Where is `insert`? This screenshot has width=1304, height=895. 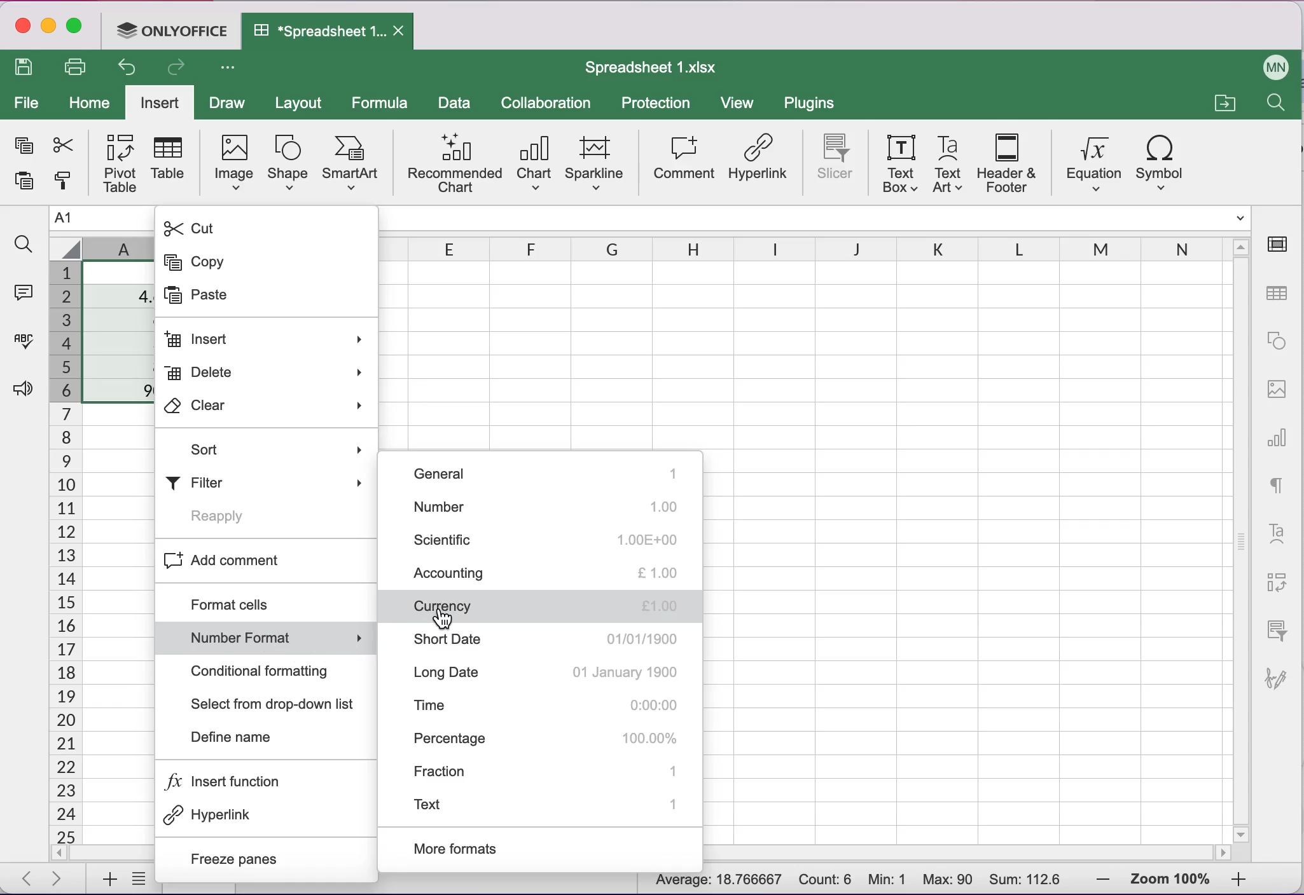 insert is located at coordinates (159, 102).